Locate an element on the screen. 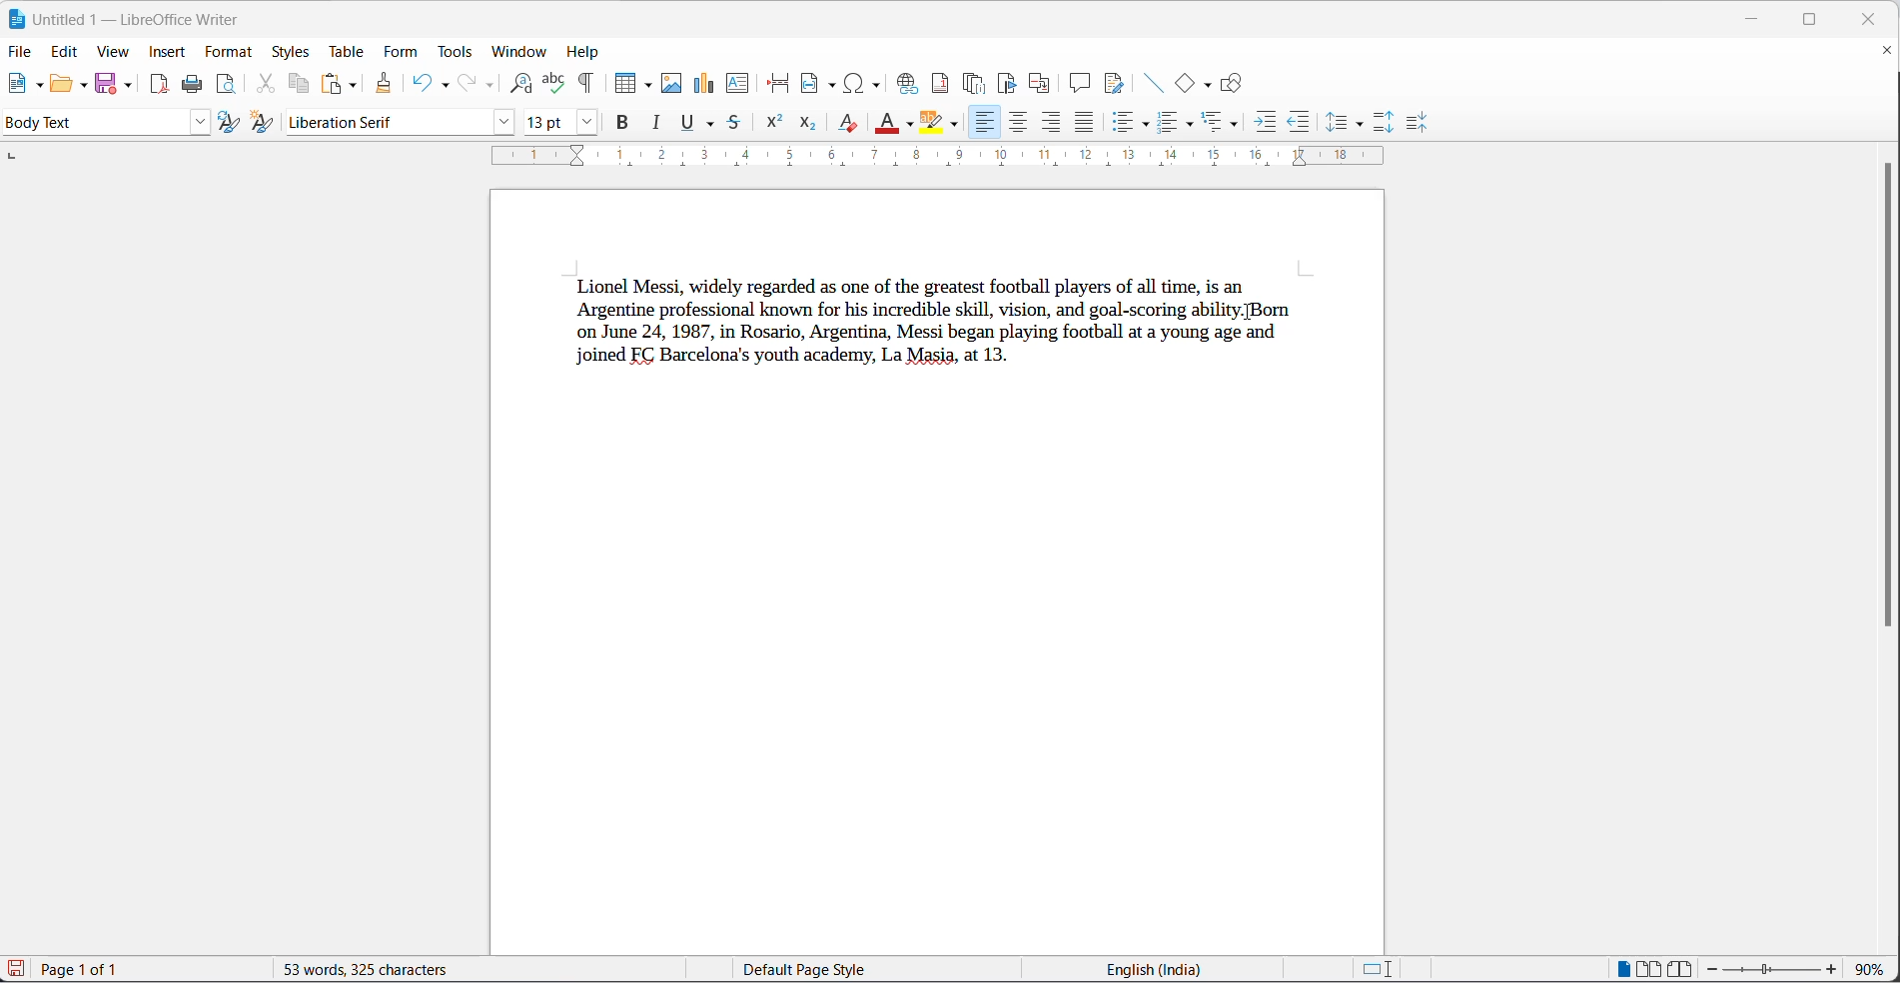  standard selection is located at coordinates (1379, 970).